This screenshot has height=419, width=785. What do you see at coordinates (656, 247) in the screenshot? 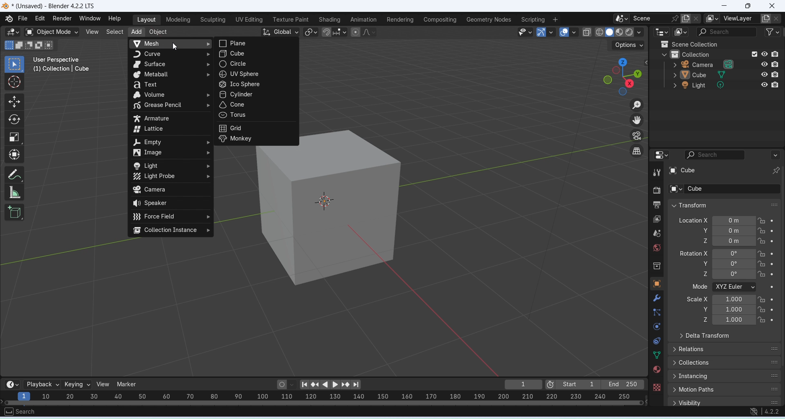
I see `World` at bounding box center [656, 247].